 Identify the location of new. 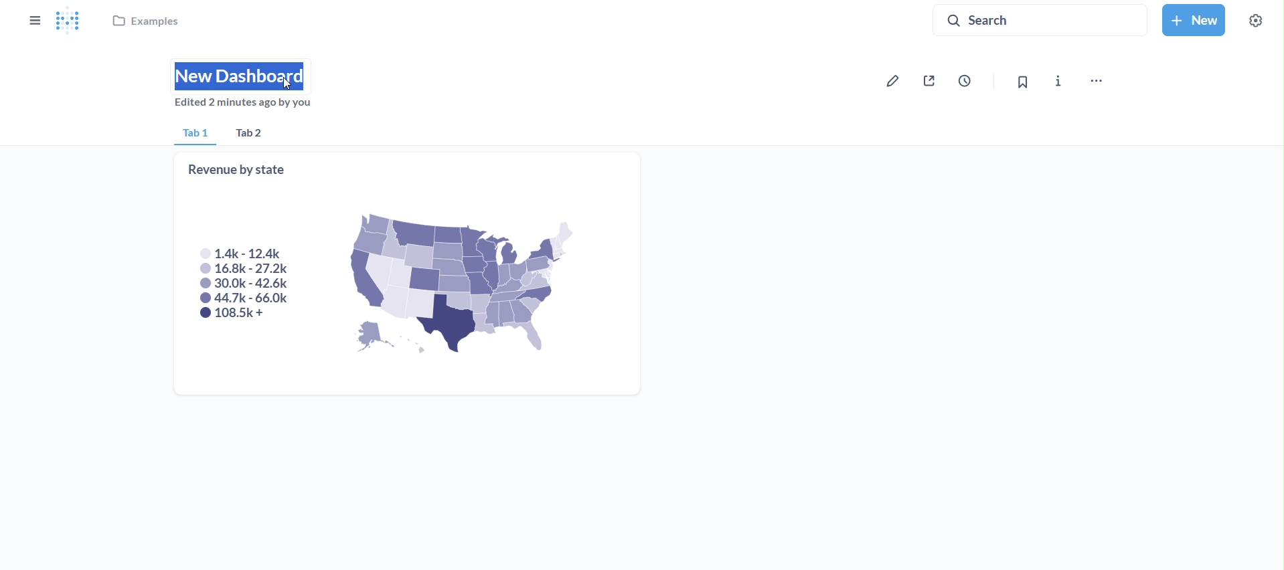
(1192, 18).